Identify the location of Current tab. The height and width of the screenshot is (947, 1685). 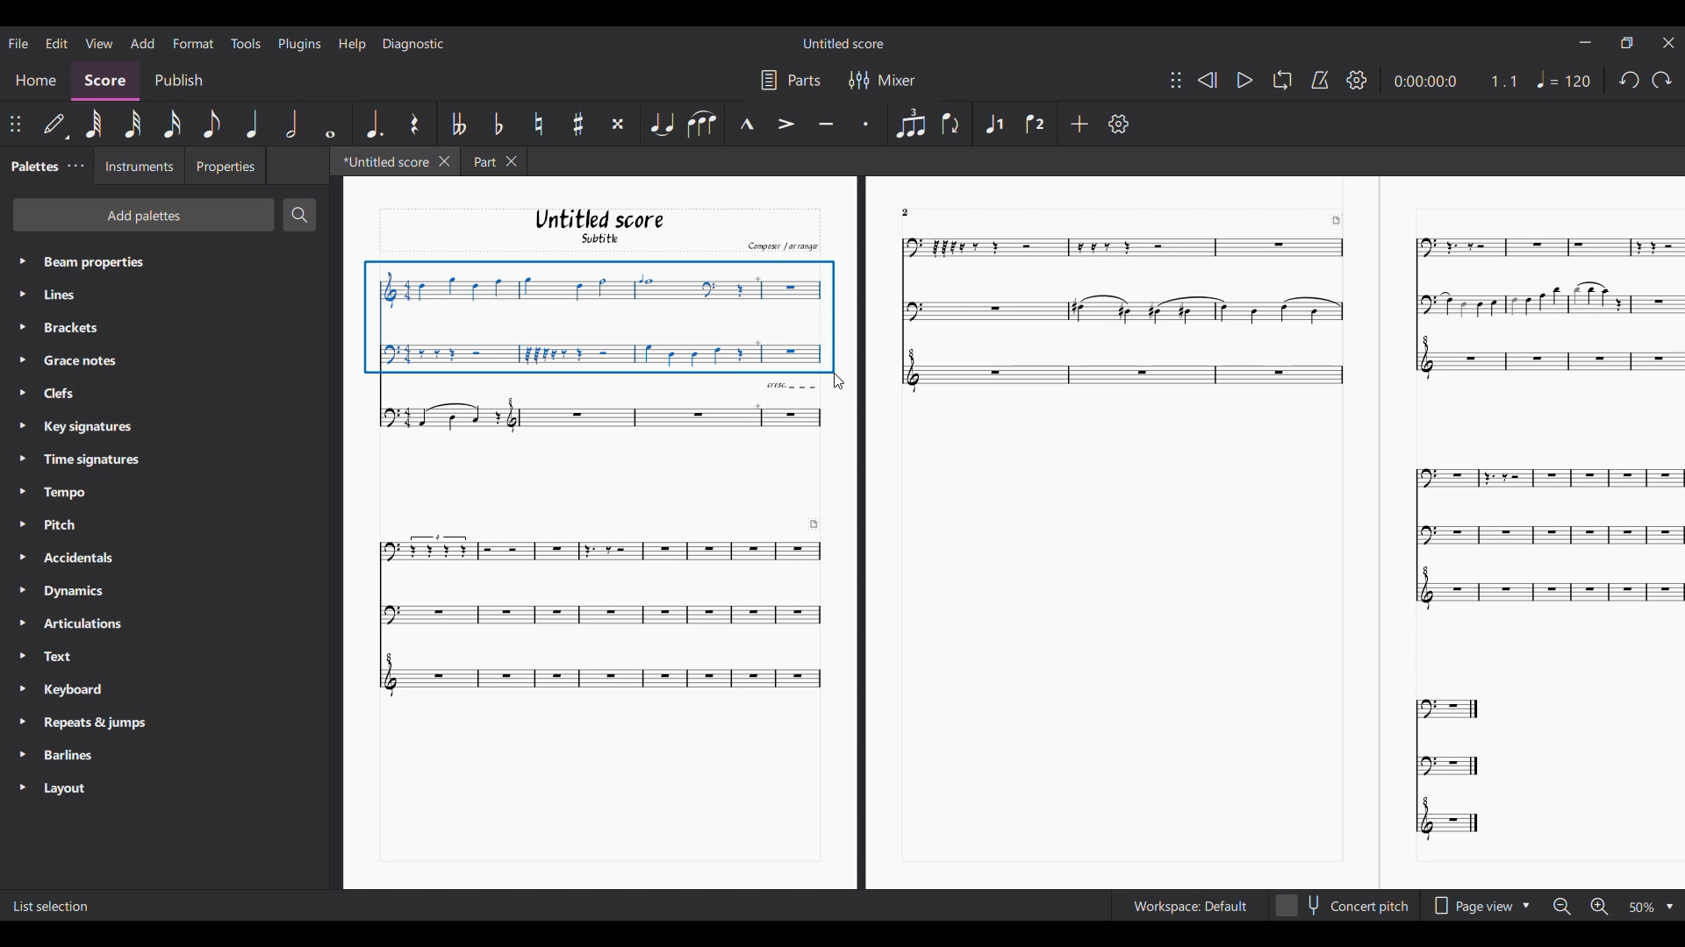
(384, 160).